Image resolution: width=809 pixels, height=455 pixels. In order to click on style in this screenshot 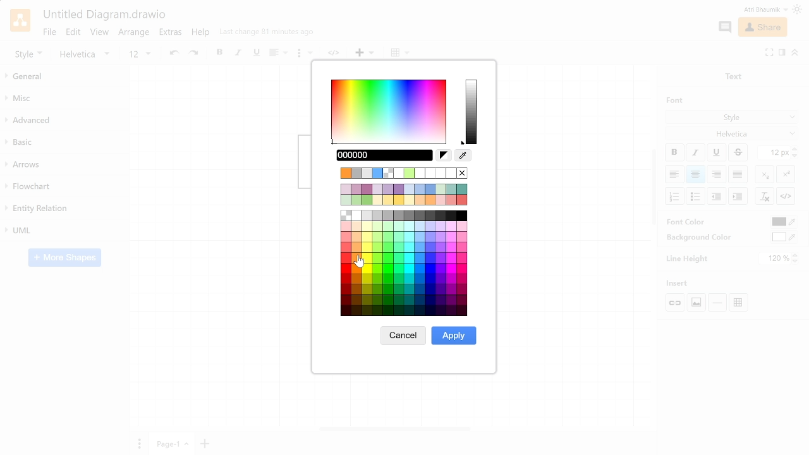, I will do `click(28, 54)`.